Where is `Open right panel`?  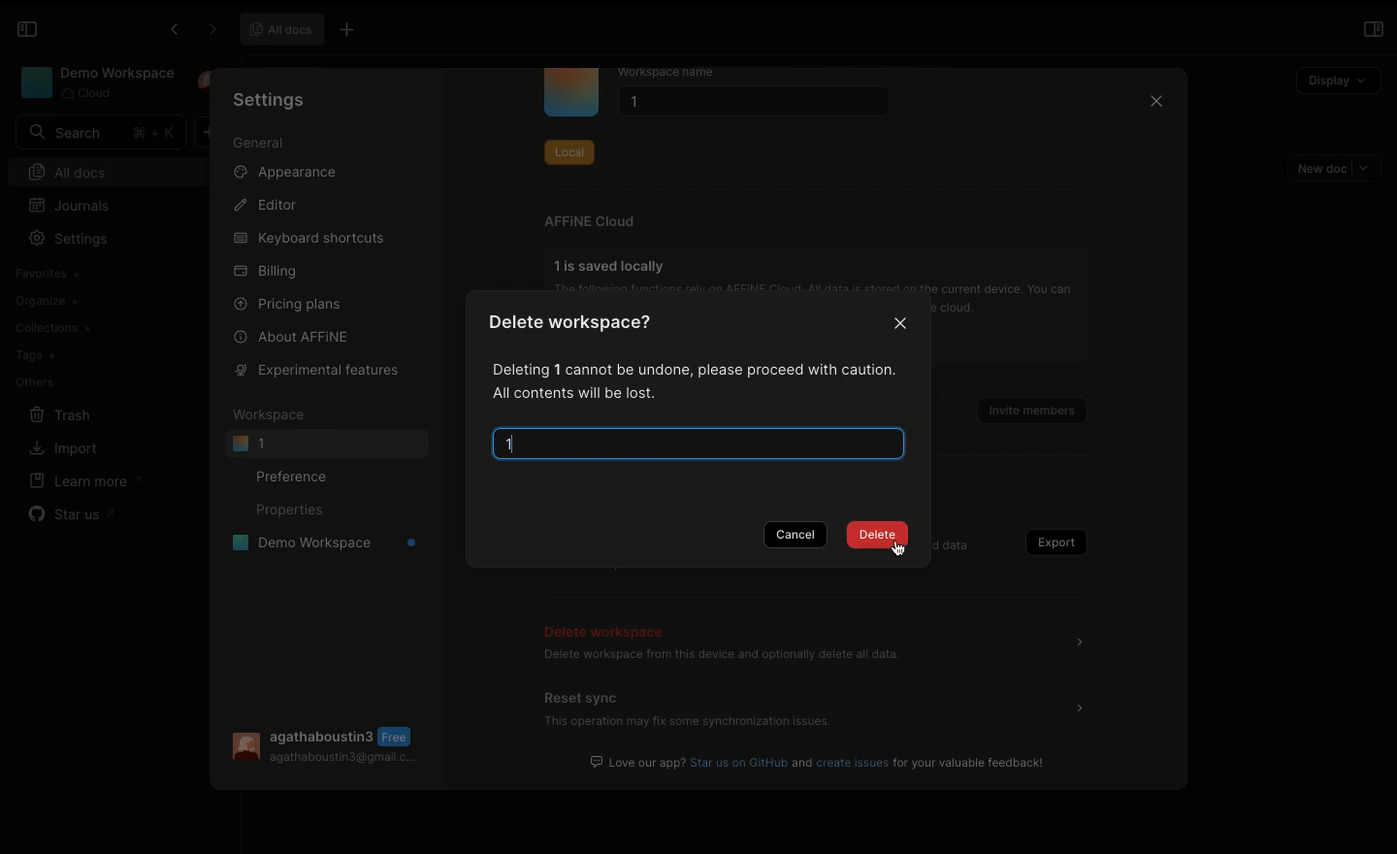 Open right panel is located at coordinates (1373, 29).